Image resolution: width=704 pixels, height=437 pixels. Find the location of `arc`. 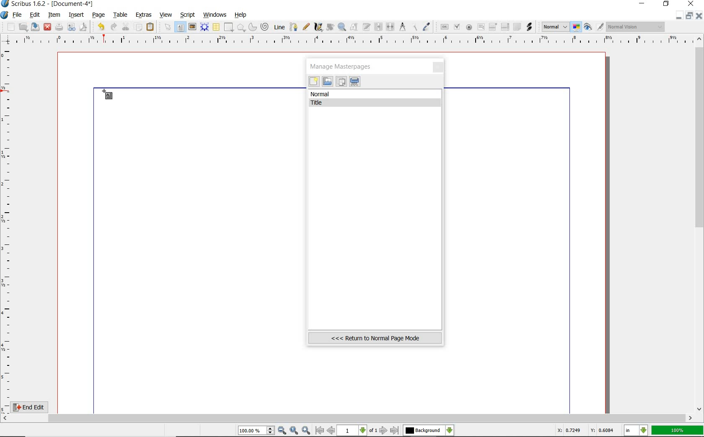

arc is located at coordinates (252, 27).